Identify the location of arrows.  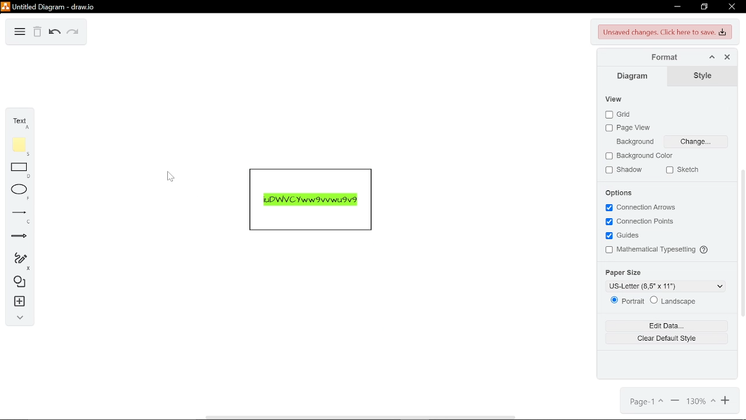
(16, 236).